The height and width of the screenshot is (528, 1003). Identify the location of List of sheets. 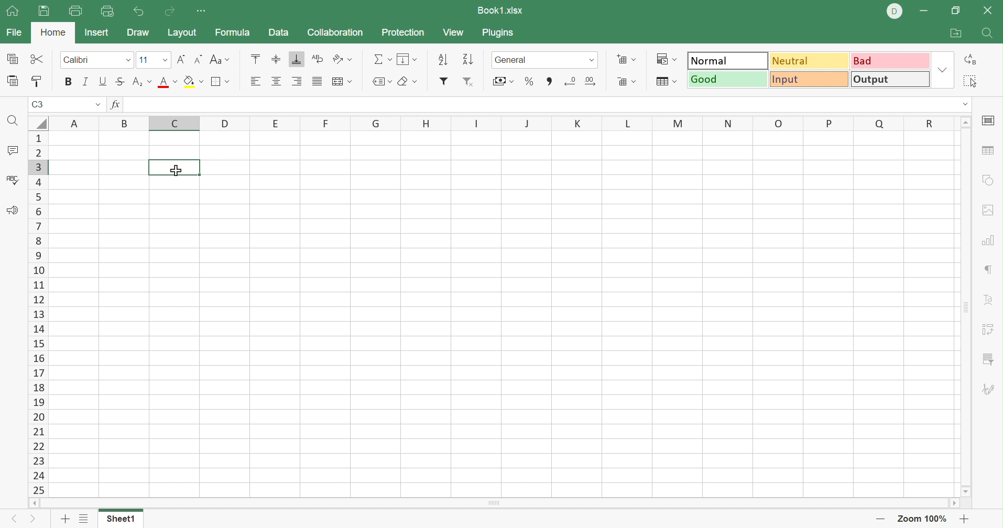
(85, 519).